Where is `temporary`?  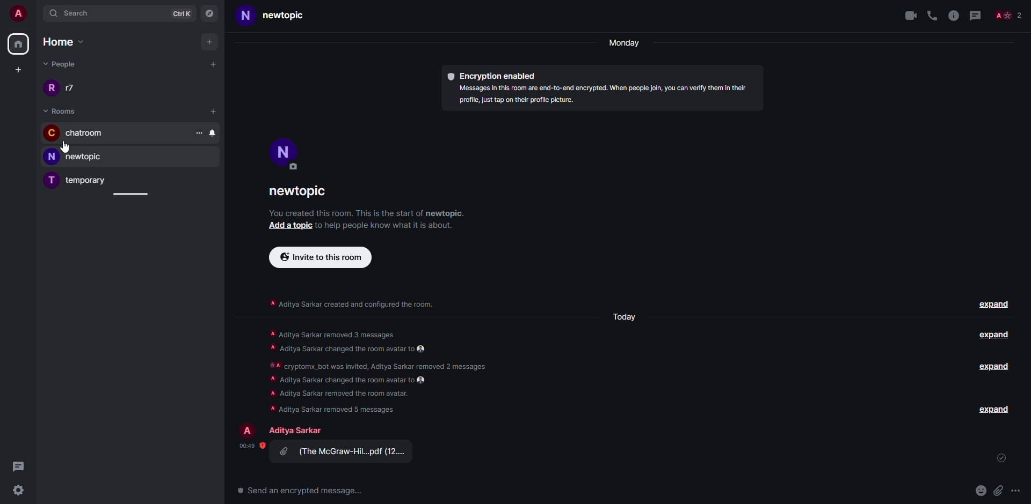
temporary is located at coordinates (82, 180).